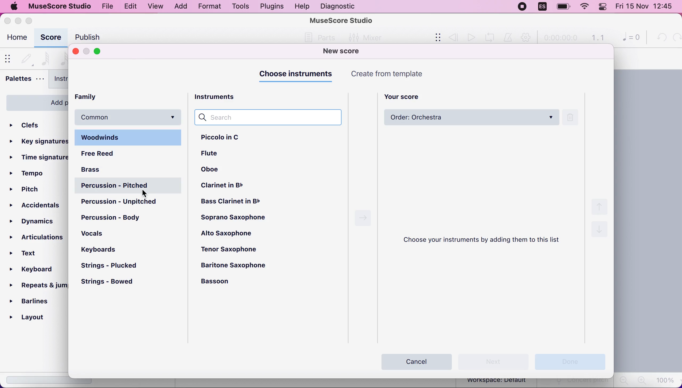 This screenshot has width=682, height=388. What do you see at coordinates (39, 140) in the screenshot?
I see `key signatures` at bounding box center [39, 140].